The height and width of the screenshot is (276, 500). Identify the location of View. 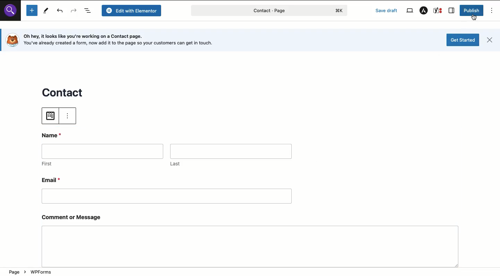
(409, 10).